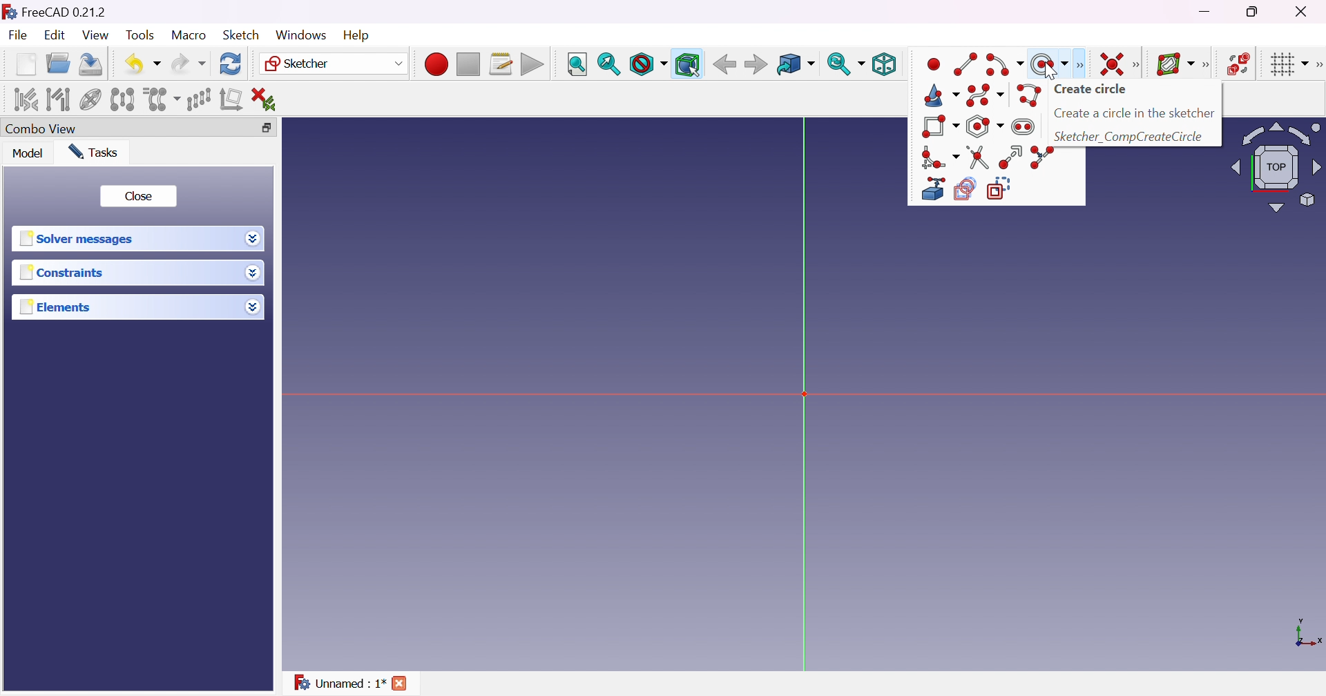 Image resolution: width=1326 pixels, height=696 pixels. I want to click on Drop down, so click(255, 273).